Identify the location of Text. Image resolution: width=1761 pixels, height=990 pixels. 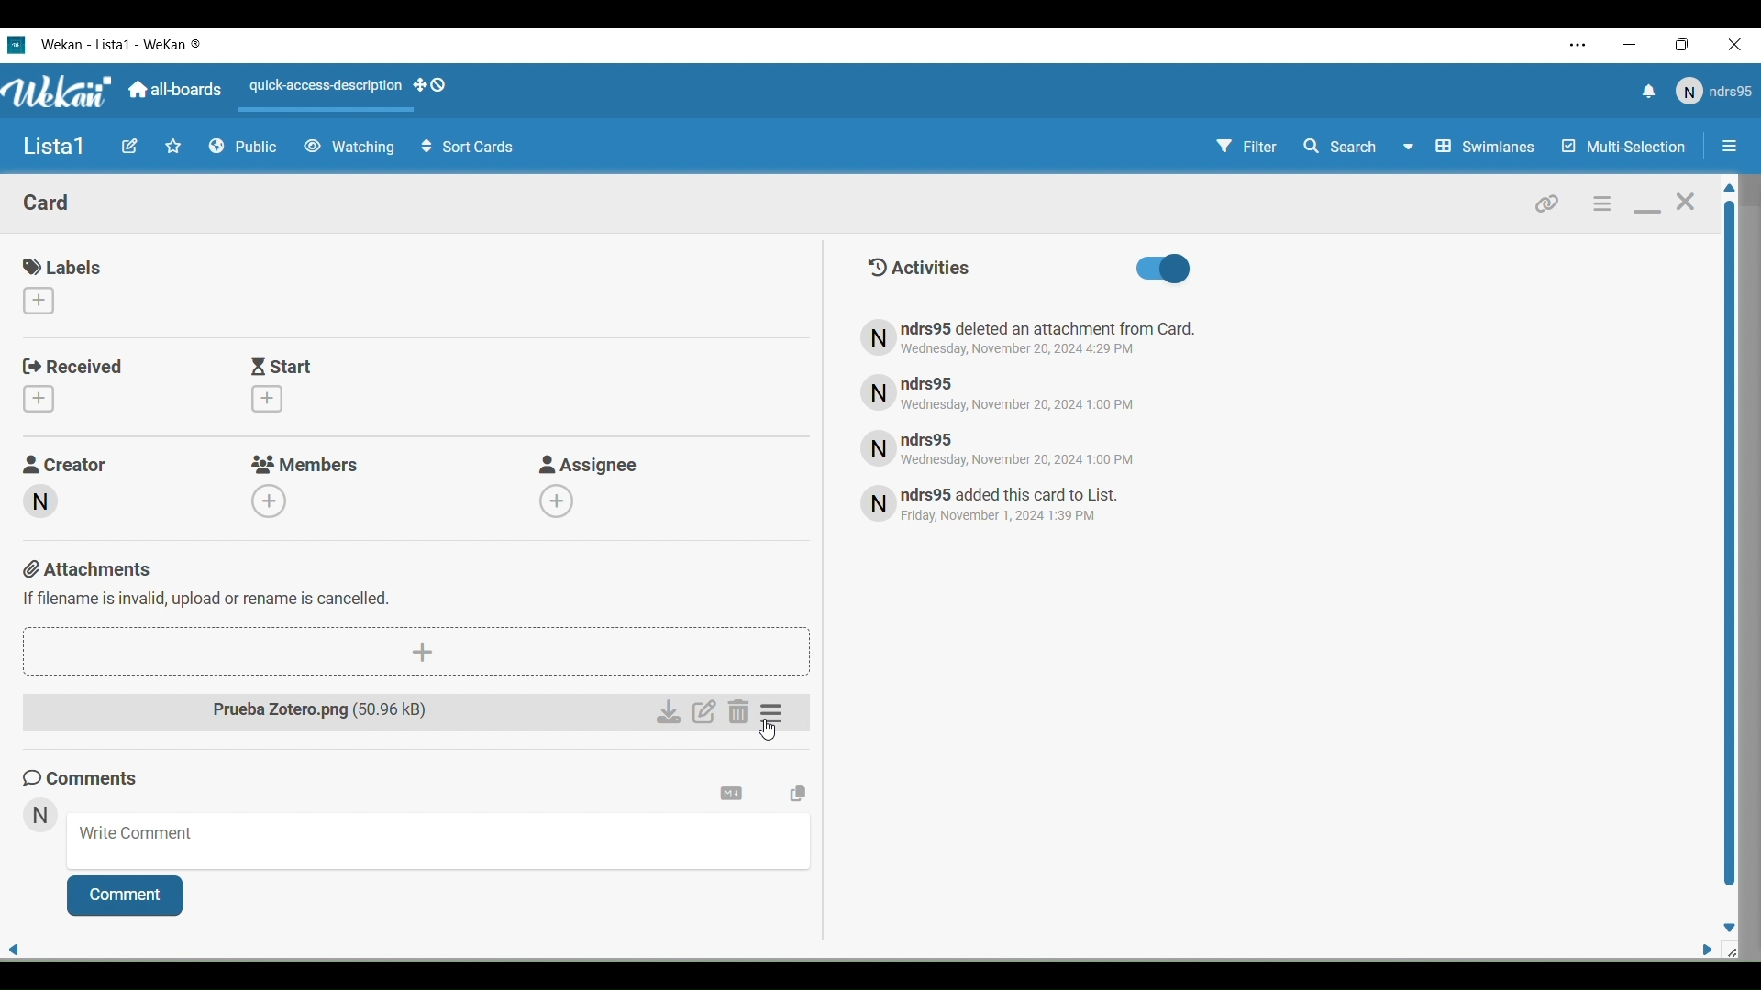
(1031, 338).